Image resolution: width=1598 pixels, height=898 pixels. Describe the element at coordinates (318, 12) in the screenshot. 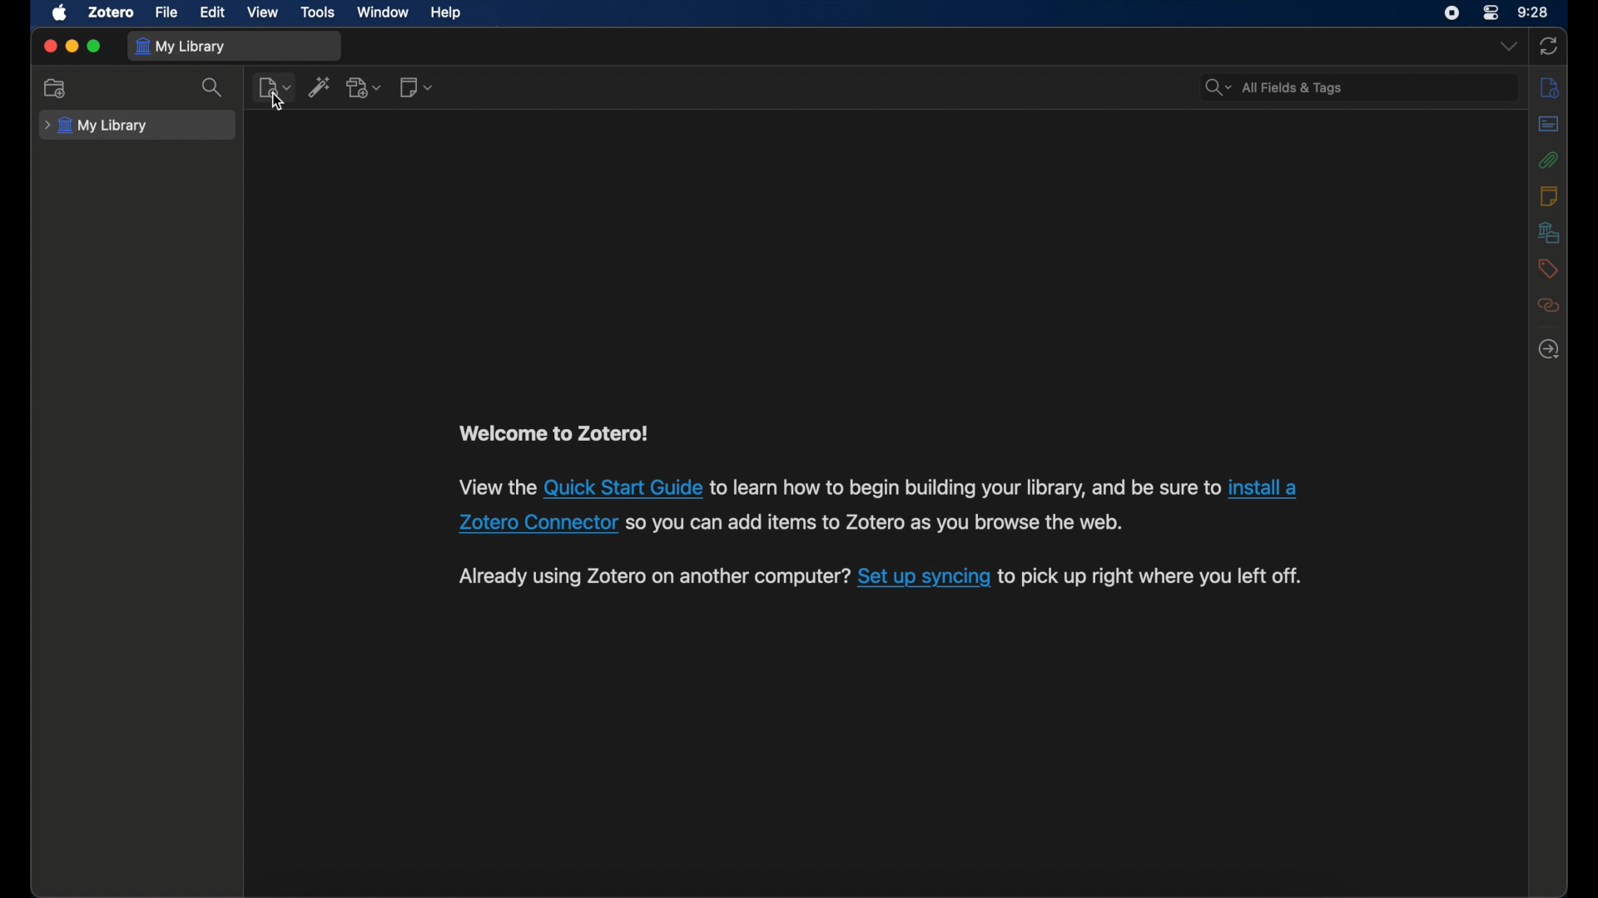

I see `tools` at that location.